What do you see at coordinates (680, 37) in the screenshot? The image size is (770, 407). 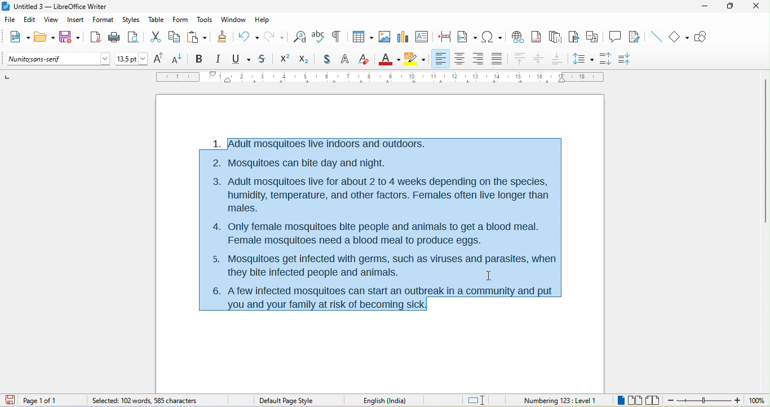 I see `basic shape` at bounding box center [680, 37].